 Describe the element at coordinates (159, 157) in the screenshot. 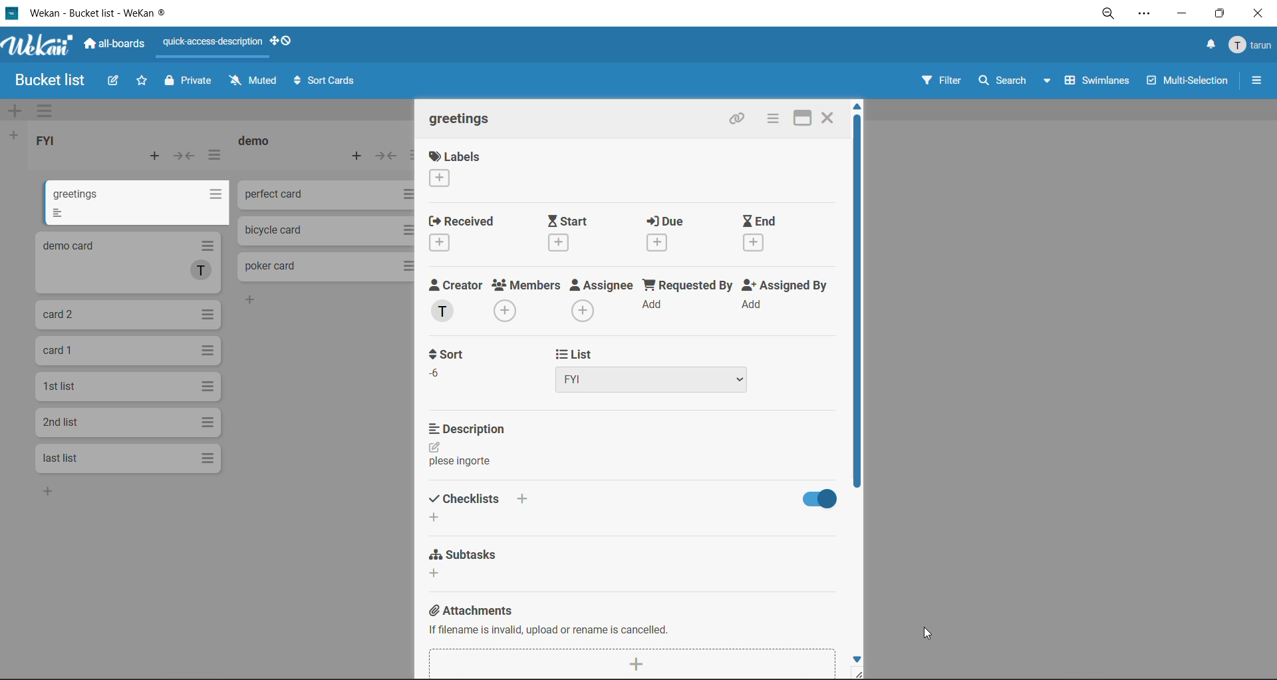

I see `add card` at that location.